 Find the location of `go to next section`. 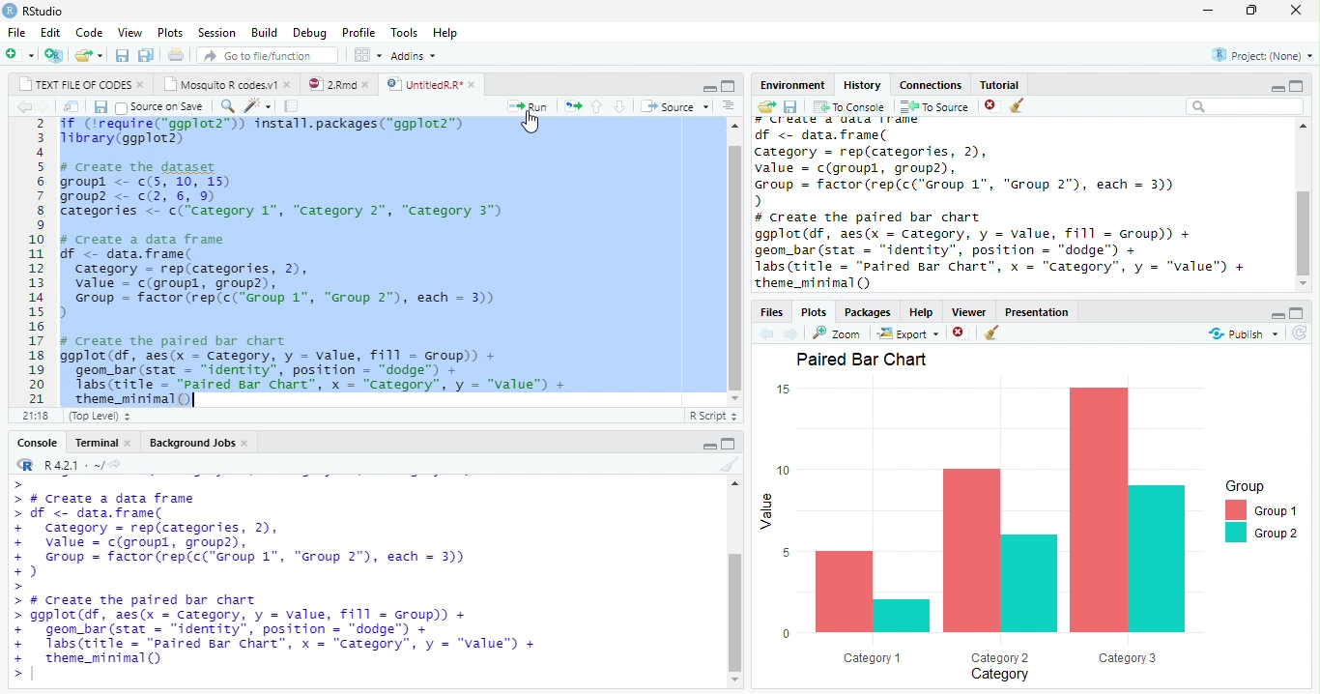

go to next section is located at coordinates (620, 106).